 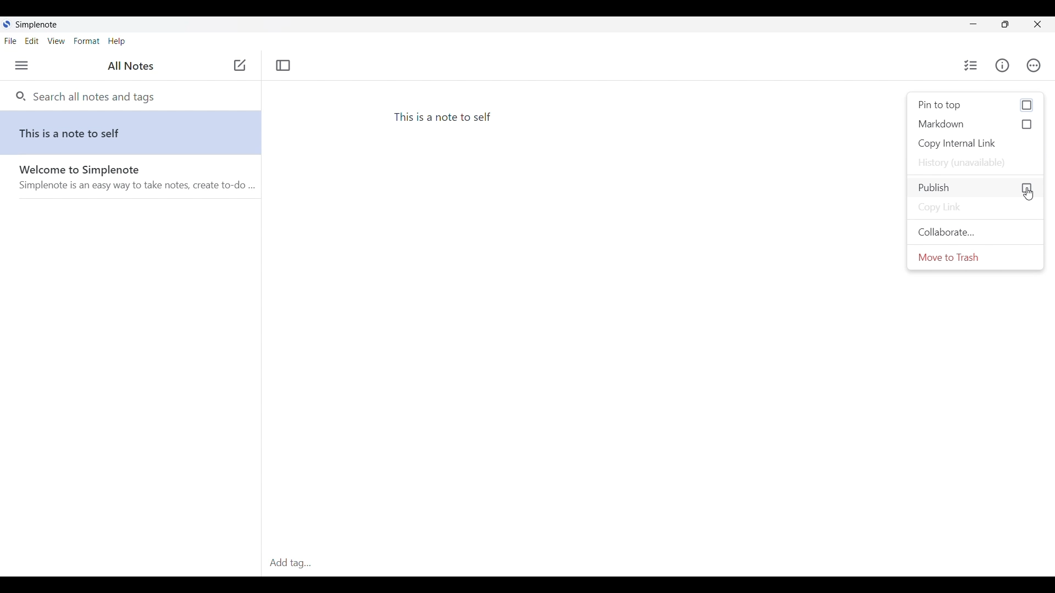 I want to click on Minimize, so click(x=974, y=24).